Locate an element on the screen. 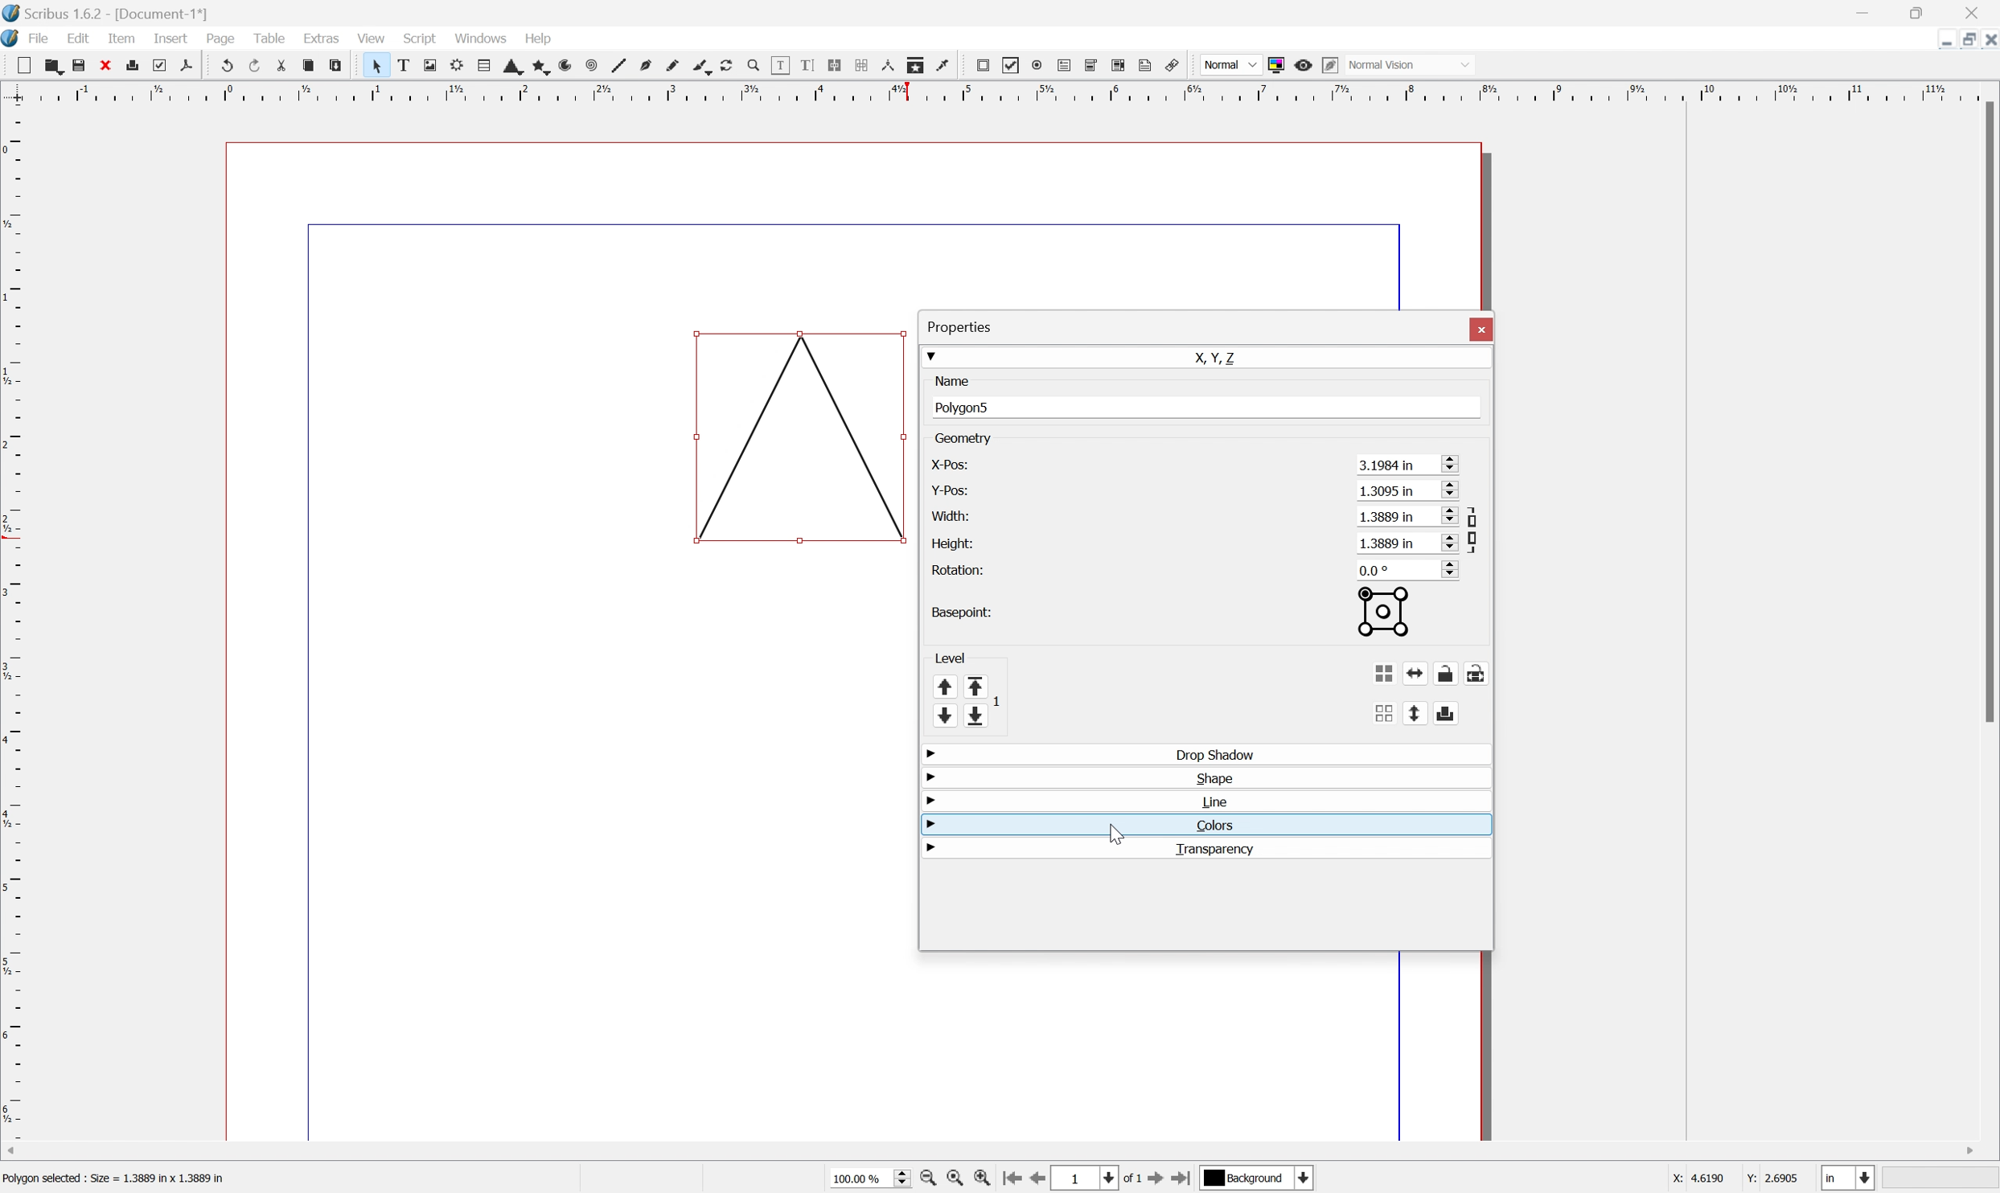 Image resolution: width=2000 pixels, height=1193 pixels. PDF list box is located at coordinates (1119, 66).